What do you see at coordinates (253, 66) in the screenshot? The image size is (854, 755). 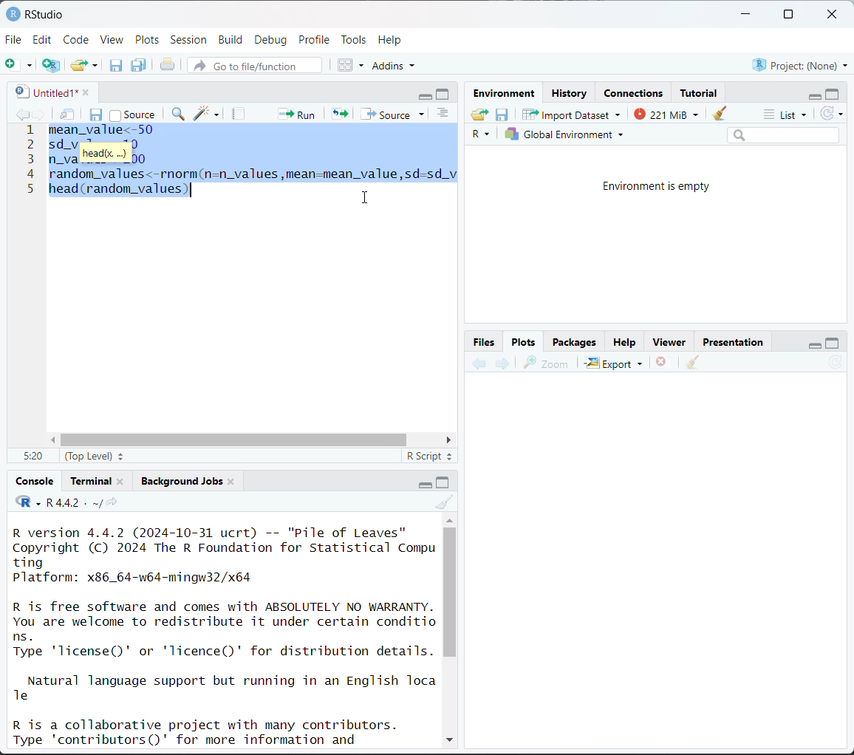 I see `go to file/function` at bounding box center [253, 66].